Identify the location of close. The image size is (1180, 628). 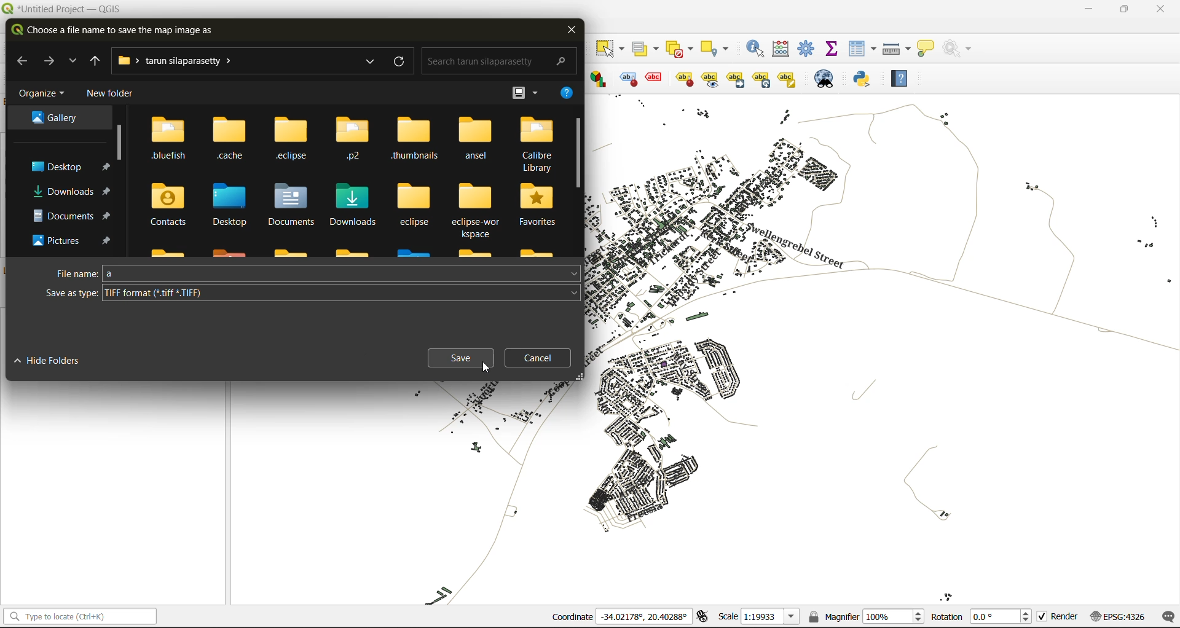
(571, 31).